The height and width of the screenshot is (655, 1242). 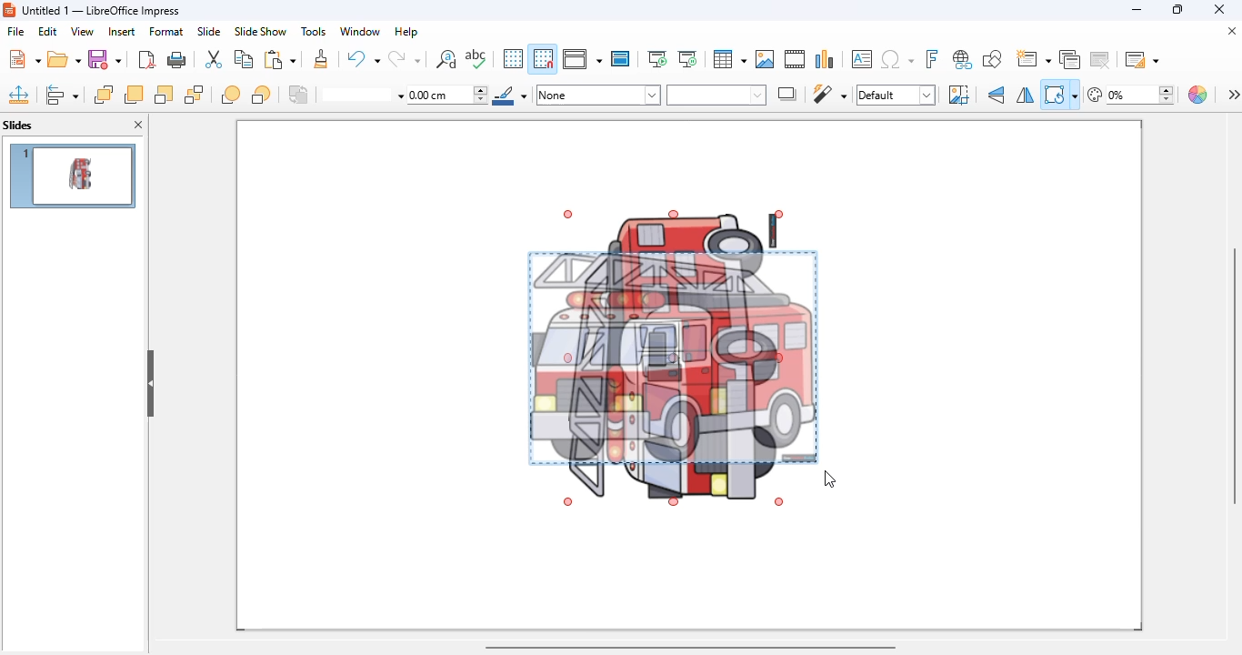 I want to click on master slide, so click(x=621, y=58).